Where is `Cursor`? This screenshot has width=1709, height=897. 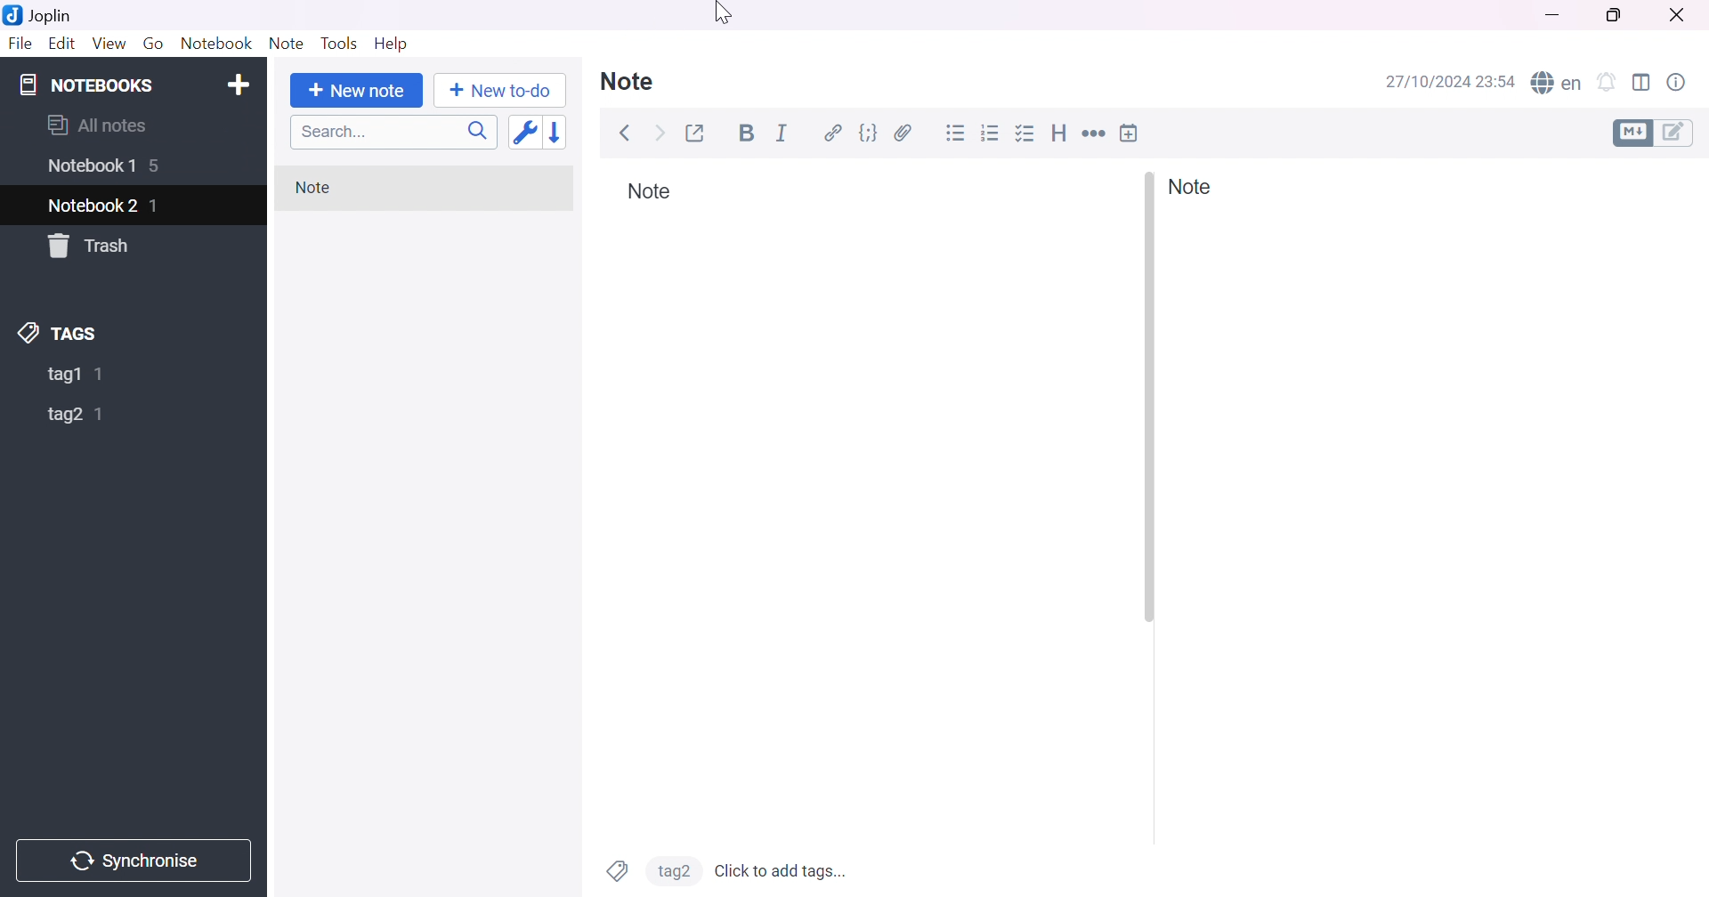
Cursor is located at coordinates (110, 202).